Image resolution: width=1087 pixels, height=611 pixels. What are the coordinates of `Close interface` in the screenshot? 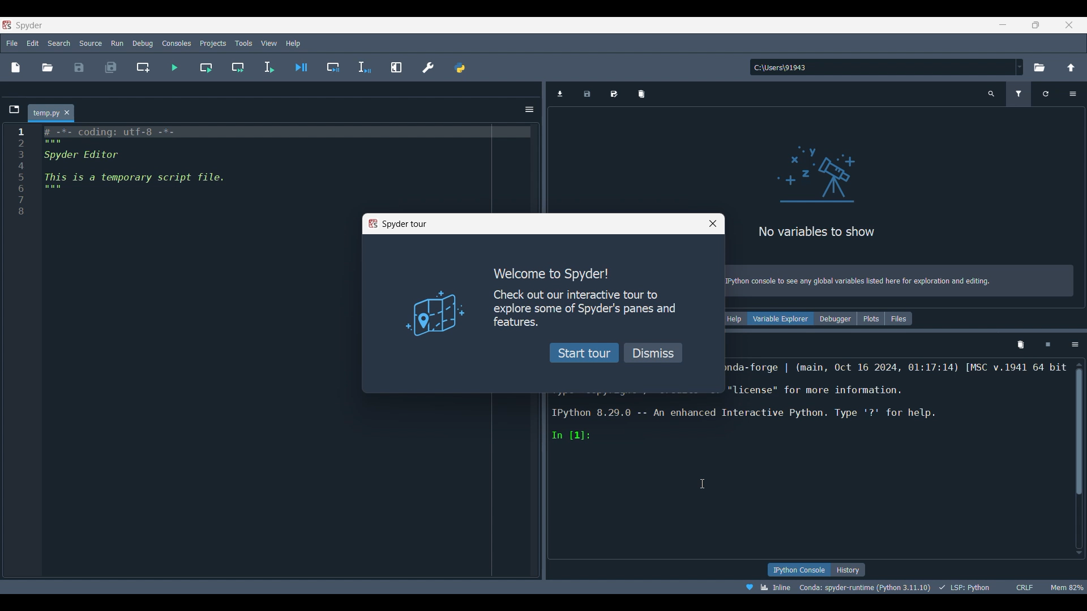 It's located at (1069, 25).